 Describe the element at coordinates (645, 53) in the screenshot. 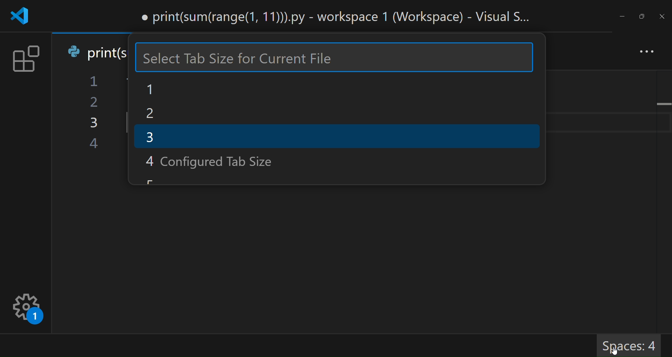

I see `more` at that location.